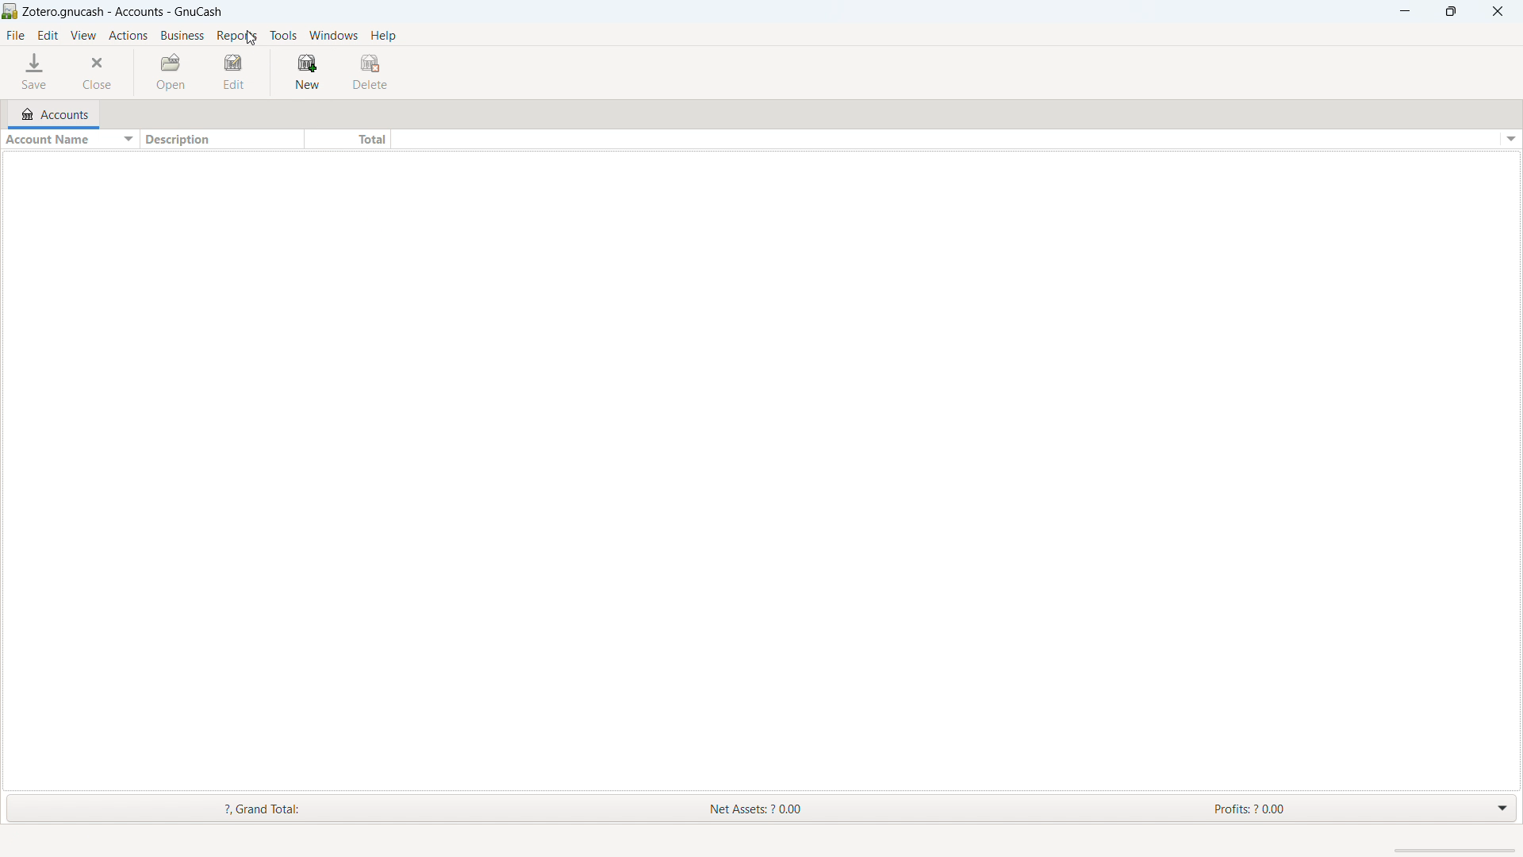  I want to click on close, so click(100, 71).